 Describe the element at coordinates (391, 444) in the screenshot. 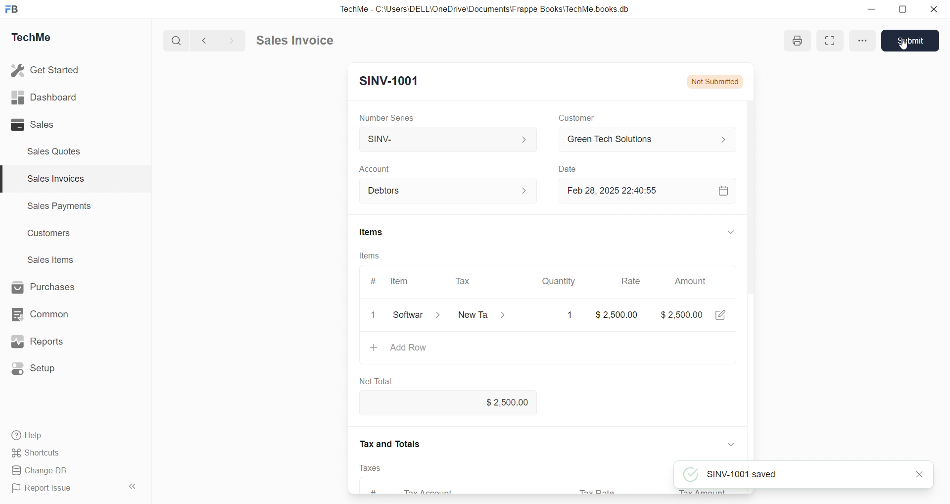

I see `Tax and Totals` at that location.